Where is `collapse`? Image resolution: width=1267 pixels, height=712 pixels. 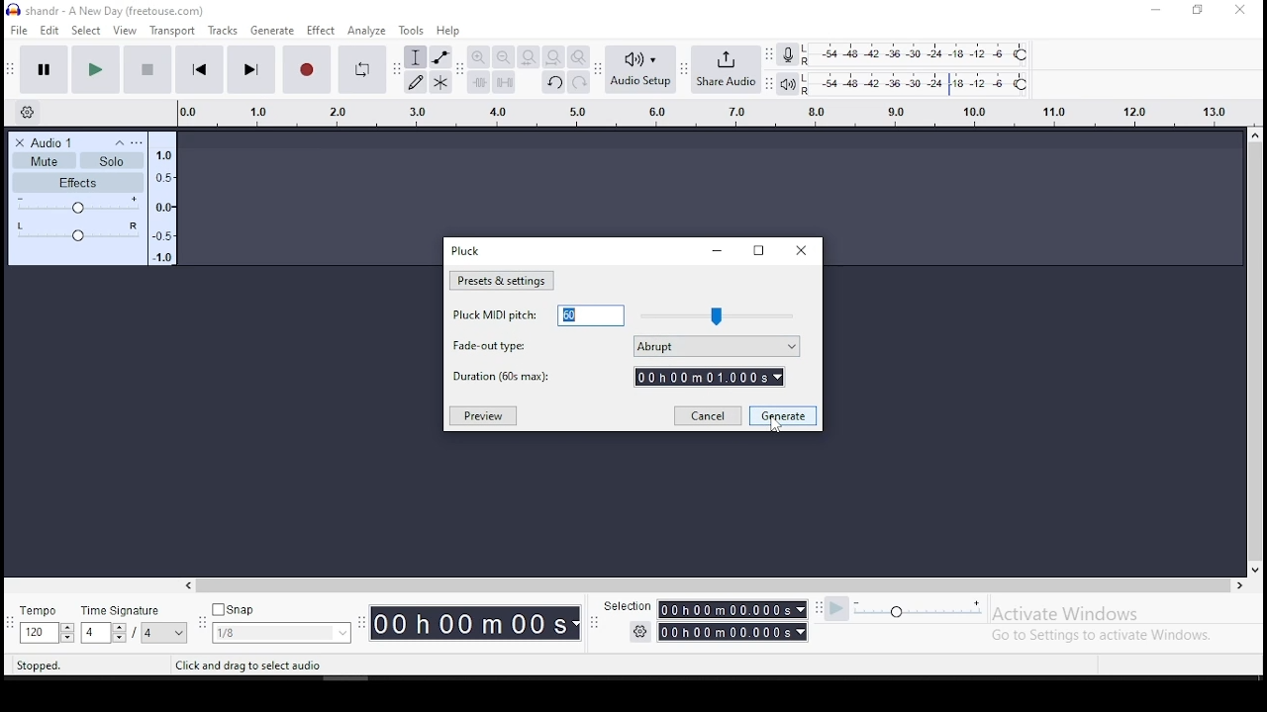 collapse is located at coordinates (120, 141).